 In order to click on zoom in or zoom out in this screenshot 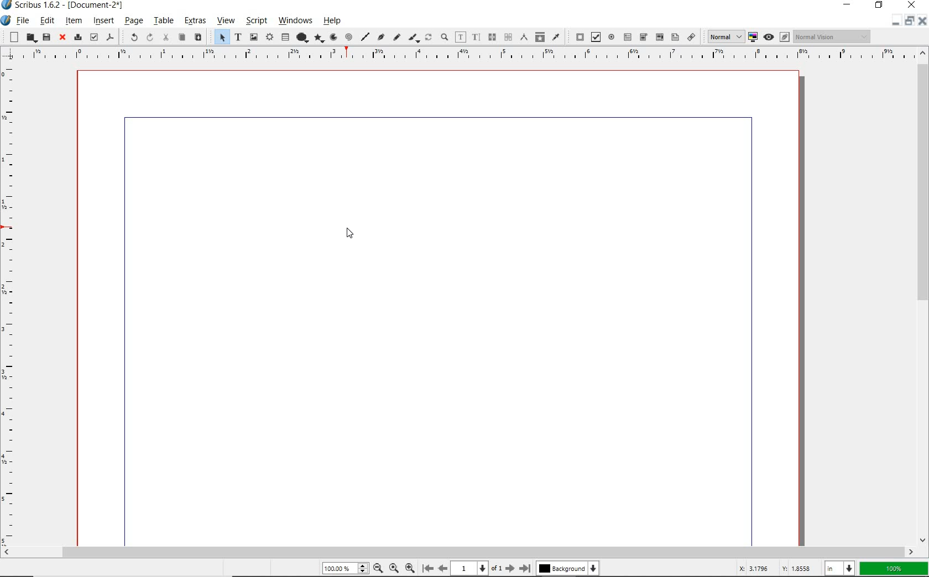, I will do `click(444, 36)`.